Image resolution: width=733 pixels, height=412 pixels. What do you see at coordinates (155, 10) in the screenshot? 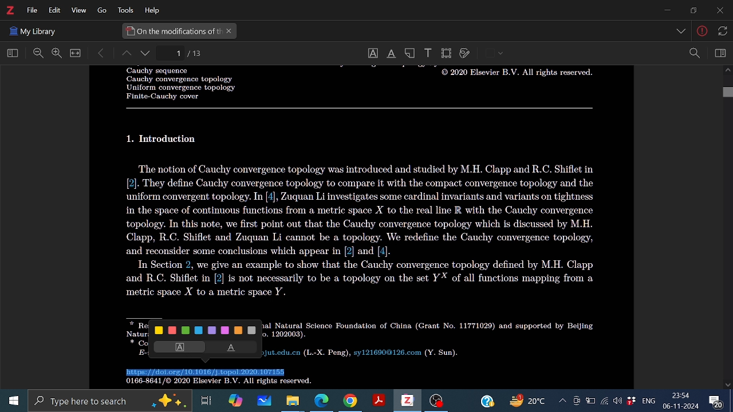
I see `HElp` at bounding box center [155, 10].